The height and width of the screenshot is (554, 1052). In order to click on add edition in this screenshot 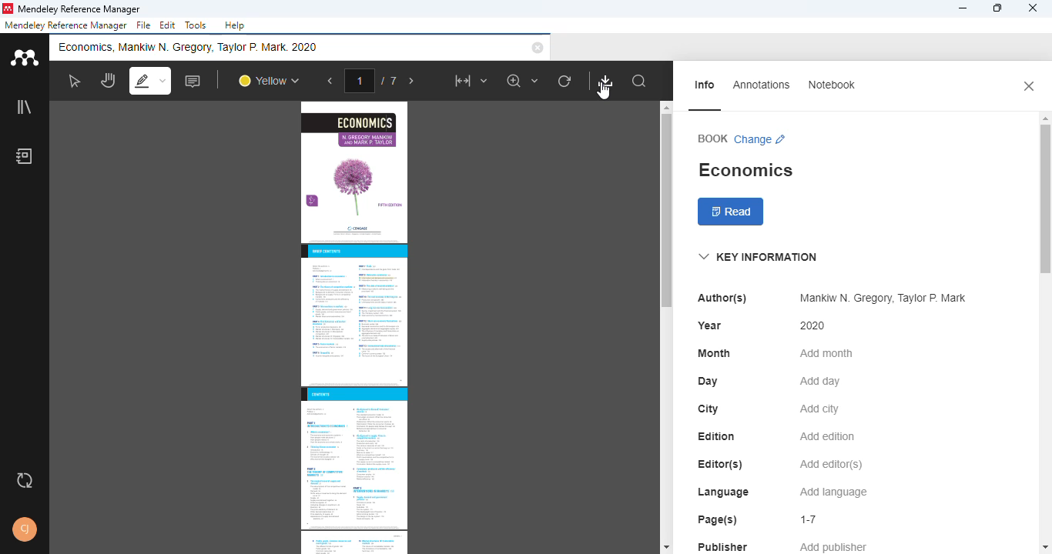, I will do `click(828, 436)`.